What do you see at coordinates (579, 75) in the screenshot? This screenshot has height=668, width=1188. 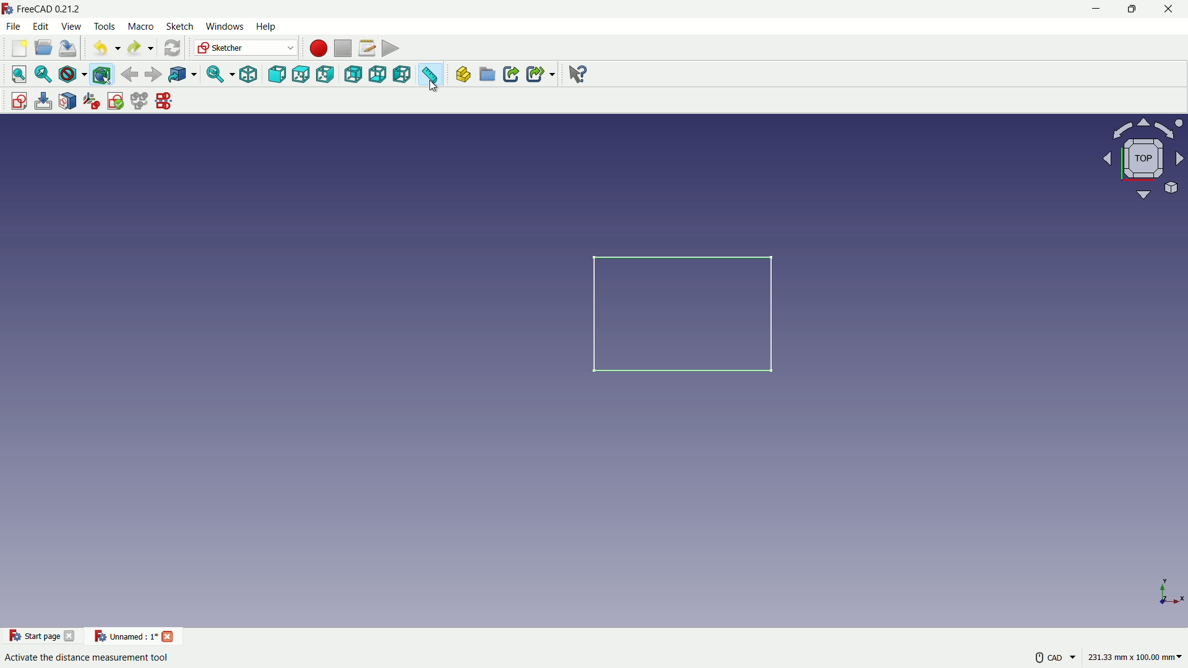 I see `help extension` at bounding box center [579, 75].